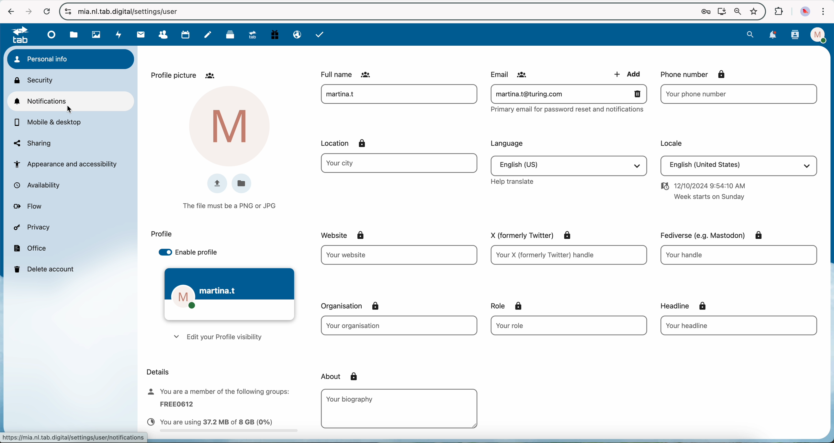 The image size is (834, 443). Describe the element at coordinates (186, 35) in the screenshot. I see `calendar` at that location.